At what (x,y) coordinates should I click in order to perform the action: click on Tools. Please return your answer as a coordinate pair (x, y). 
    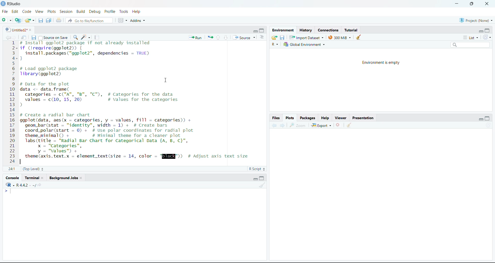
    Looking at the image, I should click on (123, 12).